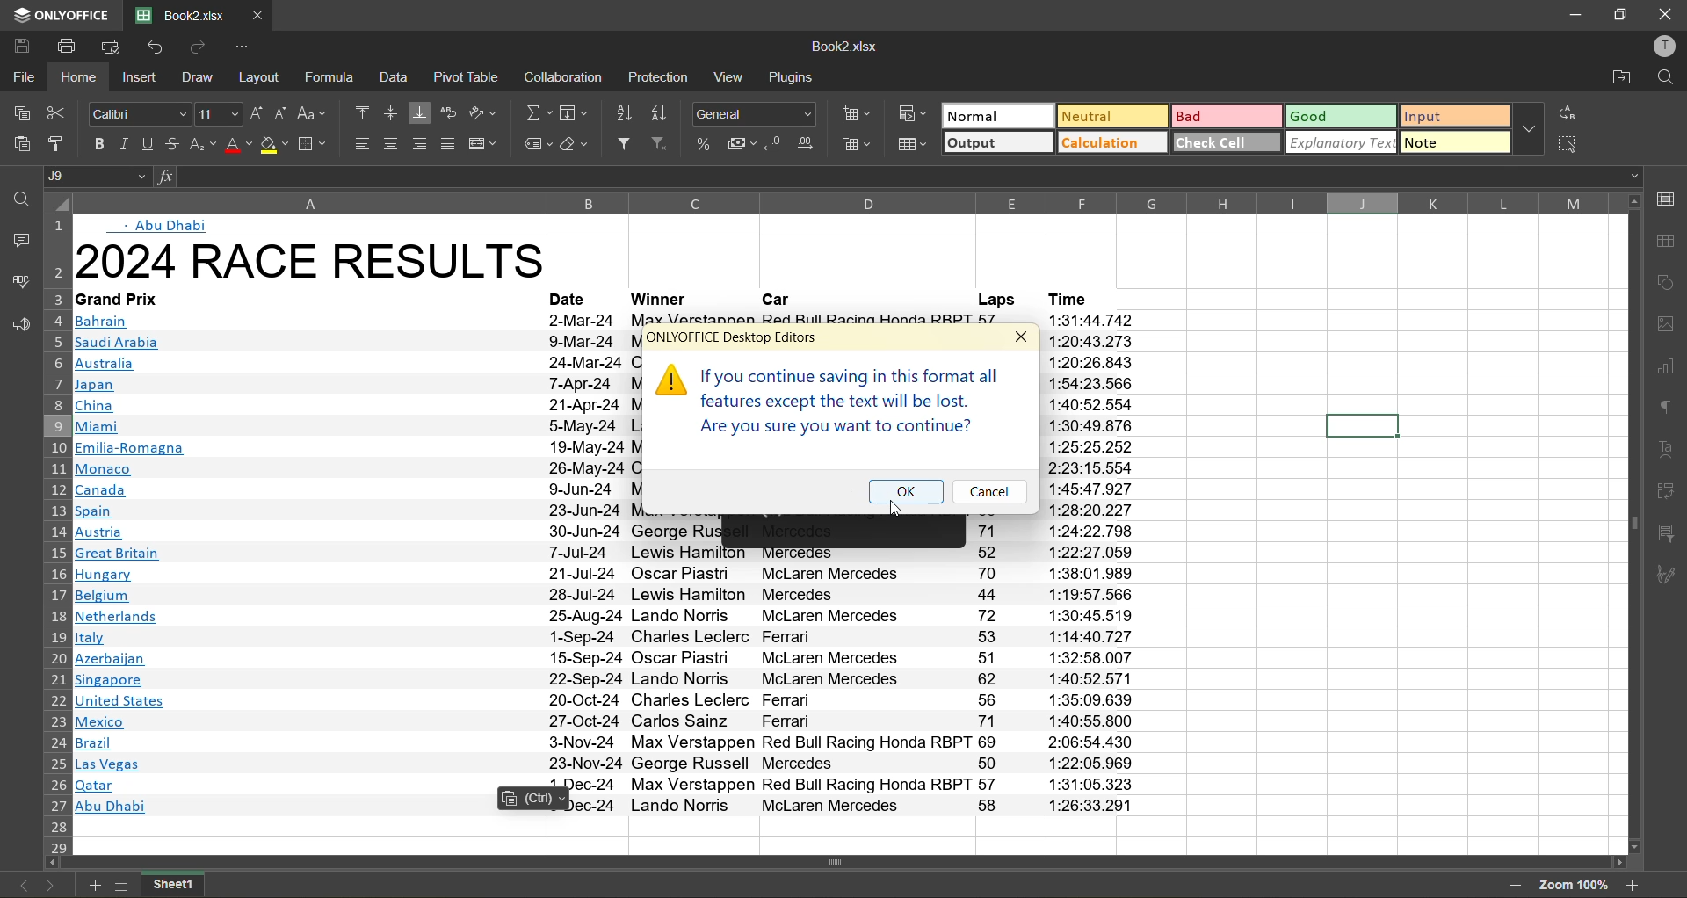 This screenshot has width=1687, height=898. Describe the element at coordinates (616, 764) in the screenshot. I see `text info` at that location.